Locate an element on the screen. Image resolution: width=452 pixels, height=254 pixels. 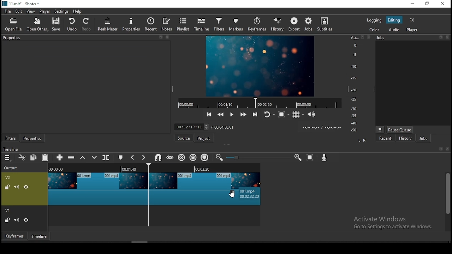
CURRENT INPUT TIME is located at coordinates (191, 127).